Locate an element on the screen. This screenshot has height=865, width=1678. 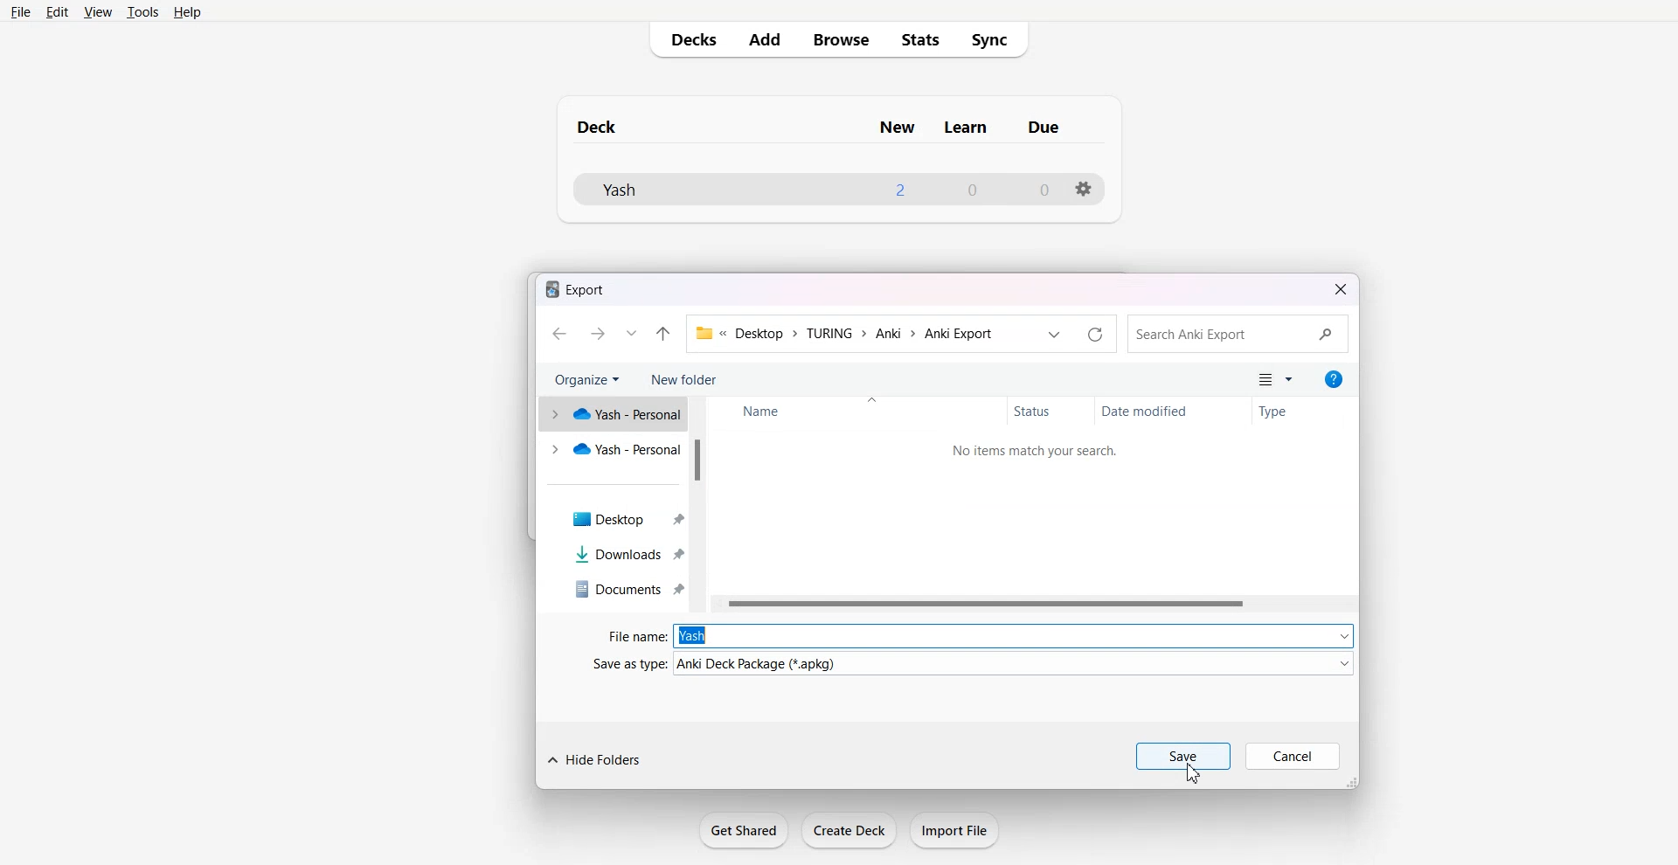
Save as type is located at coordinates (970, 663).